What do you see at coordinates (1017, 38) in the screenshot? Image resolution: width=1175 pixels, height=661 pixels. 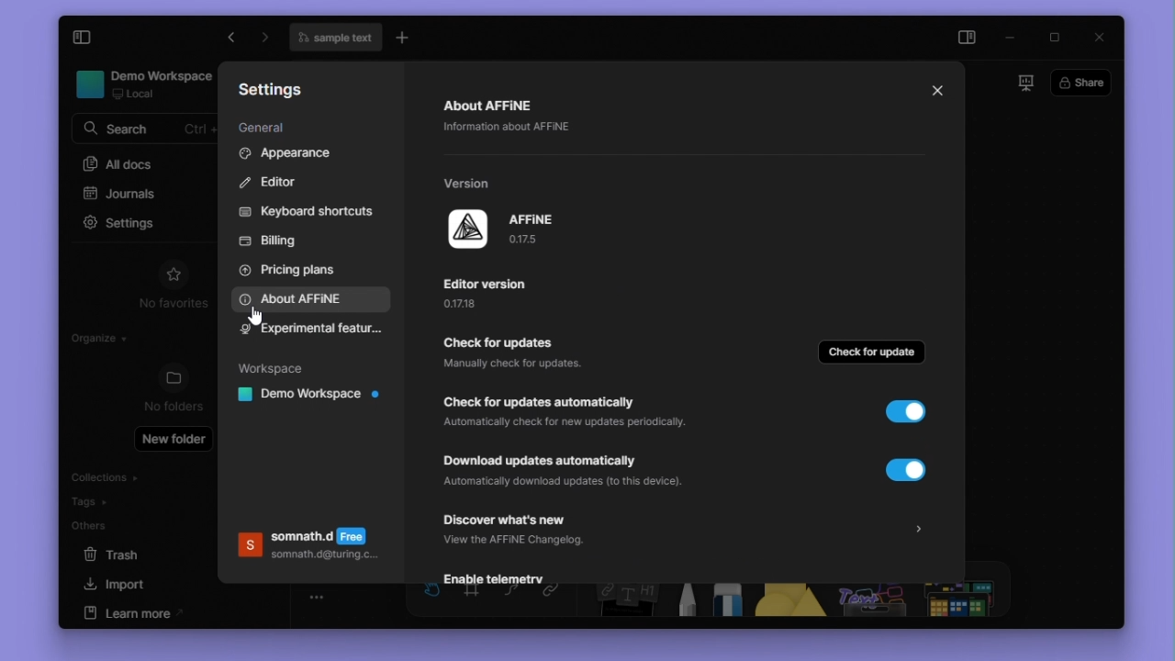 I see `minimize` at bounding box center [1017, 38].